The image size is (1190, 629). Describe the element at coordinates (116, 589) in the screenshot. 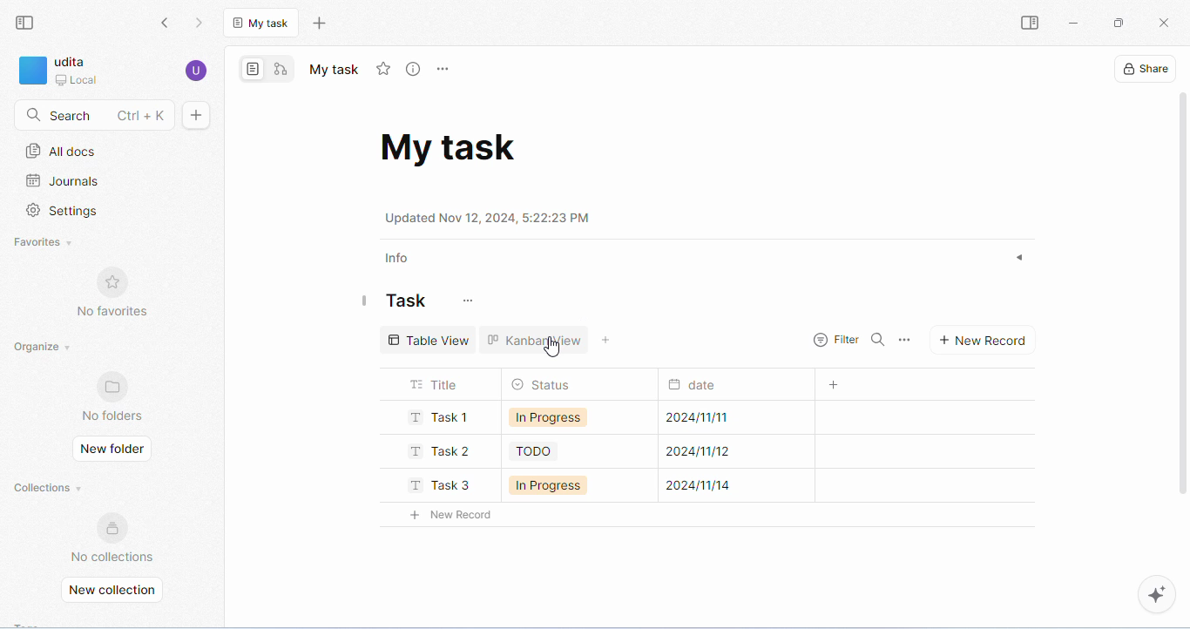

I see `new collection` at that location.